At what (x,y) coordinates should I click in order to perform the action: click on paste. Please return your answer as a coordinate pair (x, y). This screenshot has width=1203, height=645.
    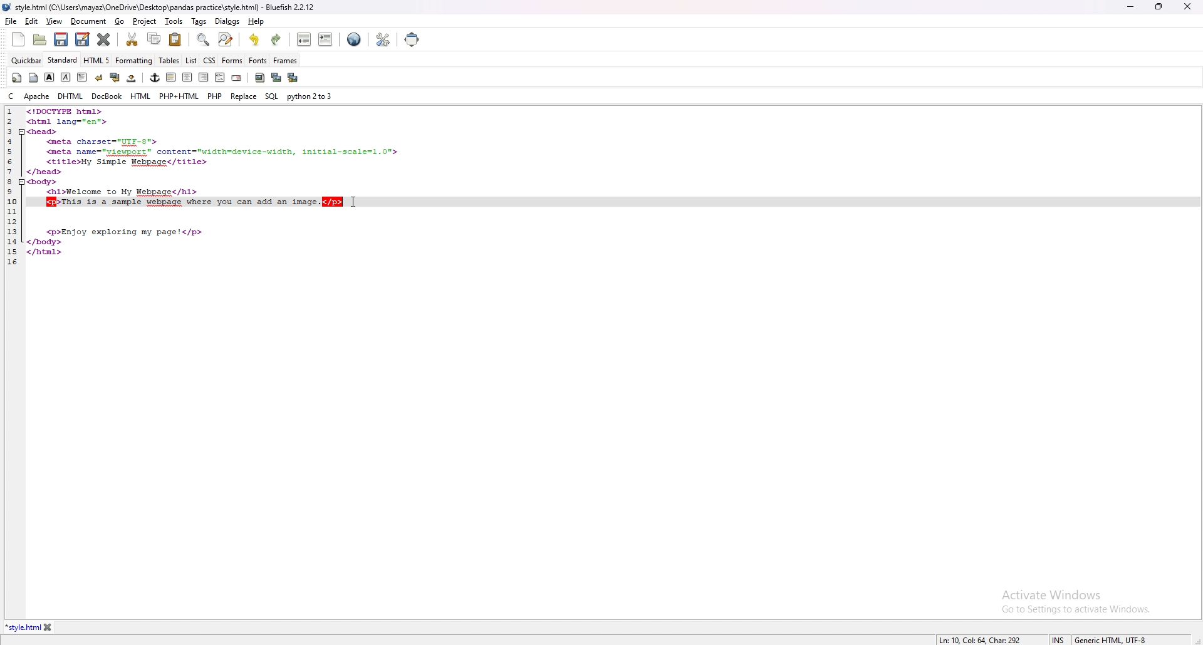
    Looking at the image, I should click on (175, 39).